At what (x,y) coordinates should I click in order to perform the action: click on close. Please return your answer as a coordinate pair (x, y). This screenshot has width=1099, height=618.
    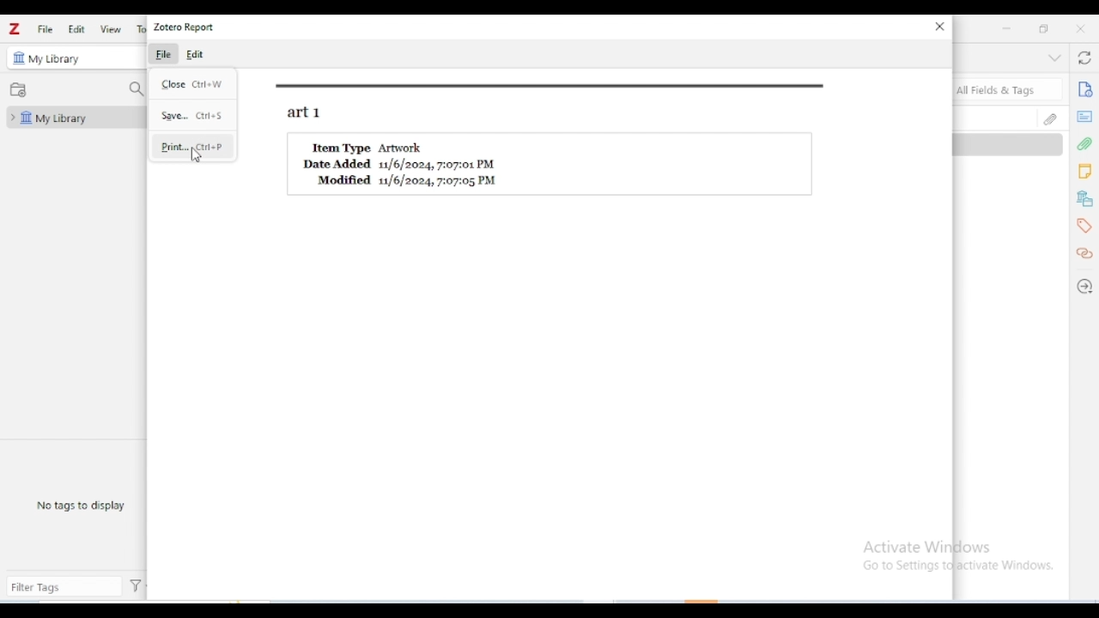
    Looking at the image, I should click on (173, 85).